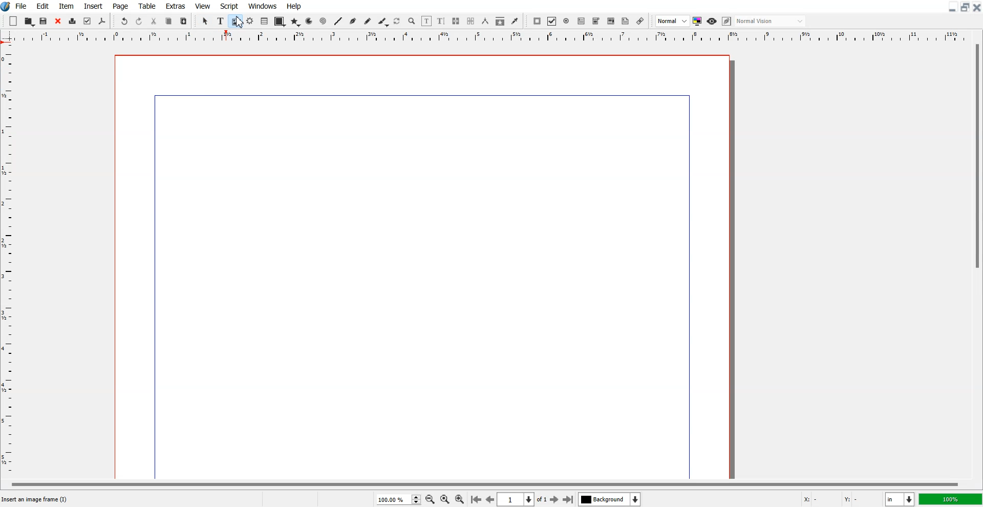  I want to click on Arc, so click(310, 21).